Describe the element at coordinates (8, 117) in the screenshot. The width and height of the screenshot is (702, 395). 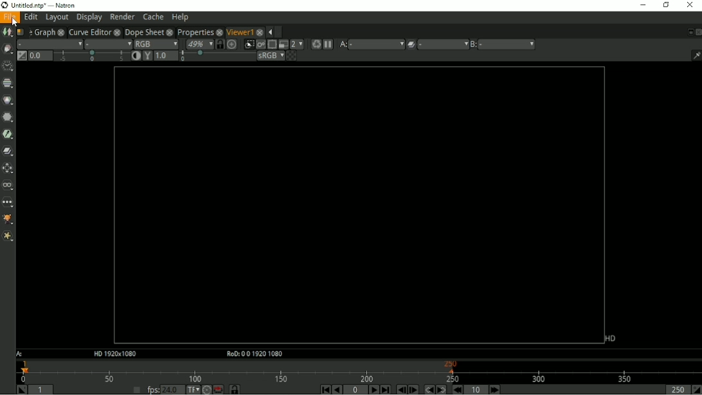
I see `Filter` at that location.